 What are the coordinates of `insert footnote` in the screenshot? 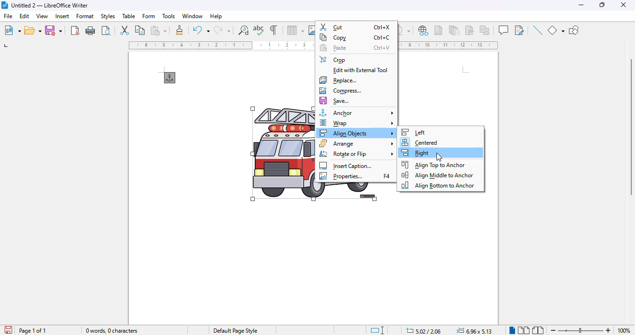 It's located at (438, 30).